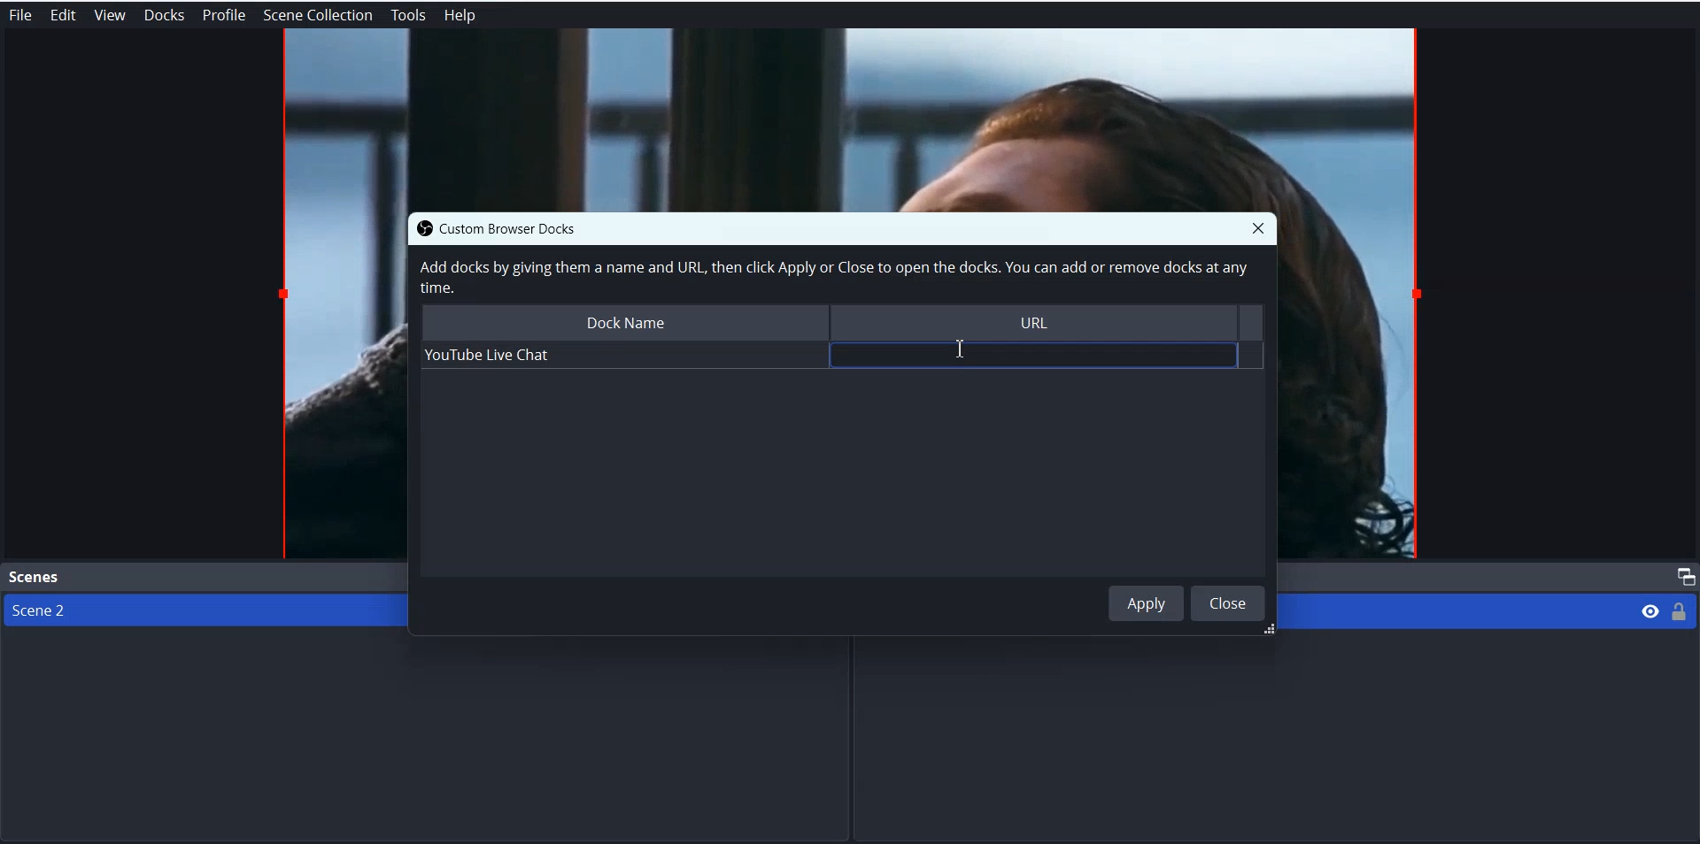  What do you see at coordinates (408, 16) in the screenshot?
I see `Tools` at bounding box center [408, 16].